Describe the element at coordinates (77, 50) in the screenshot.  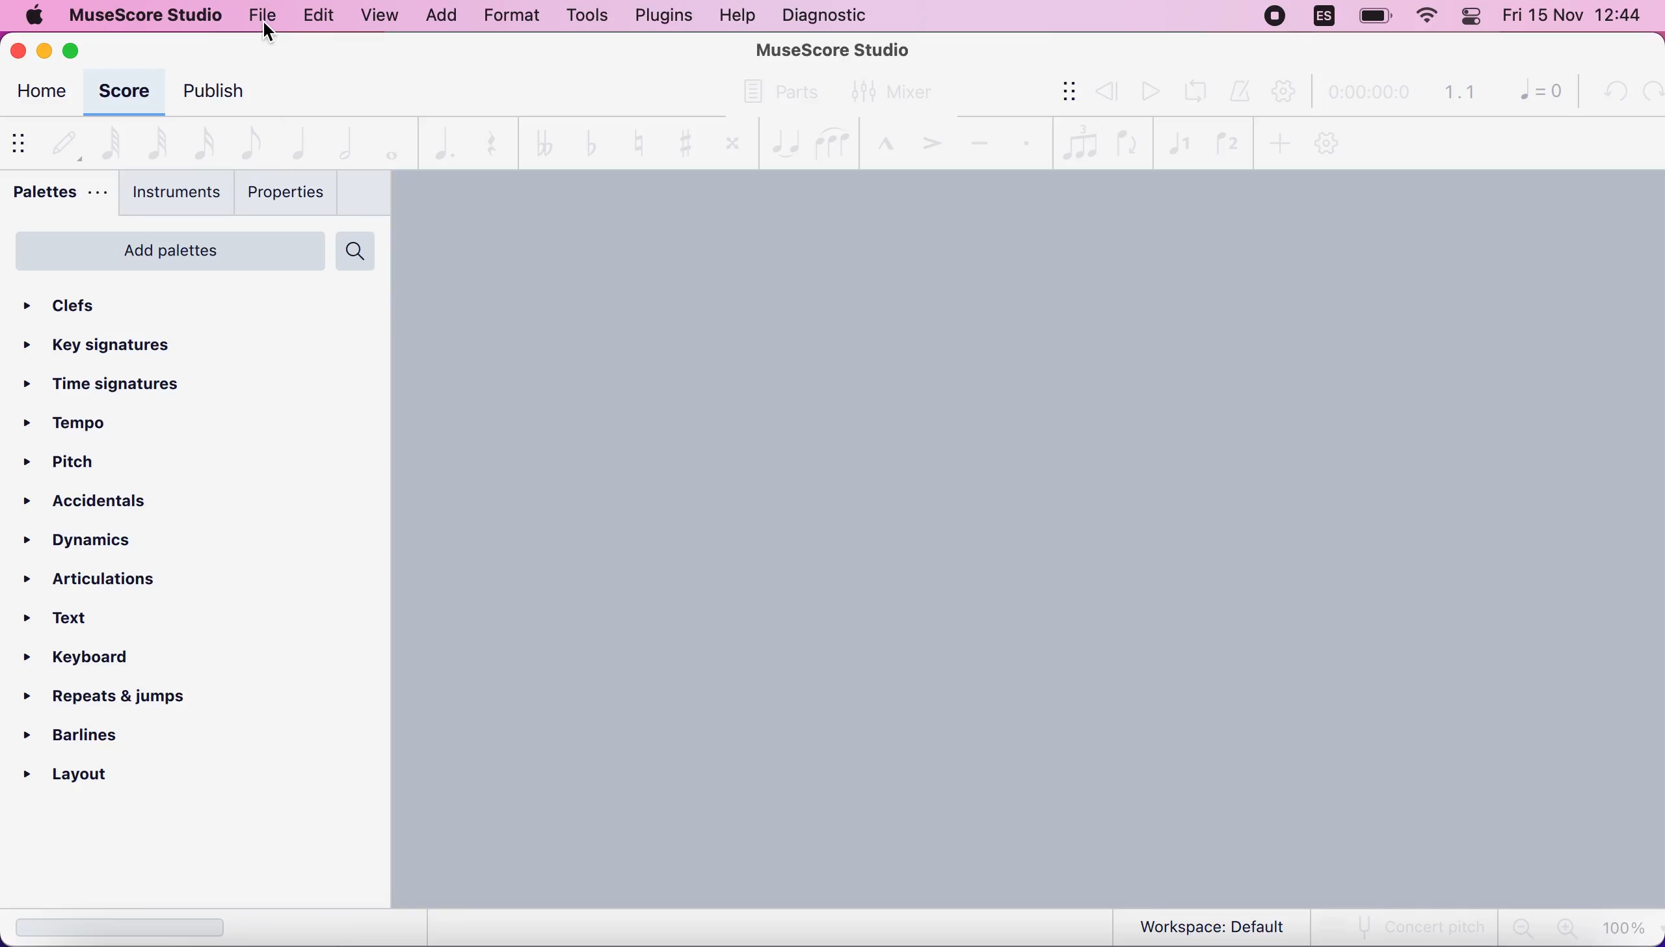
I see `maximize` at that location.